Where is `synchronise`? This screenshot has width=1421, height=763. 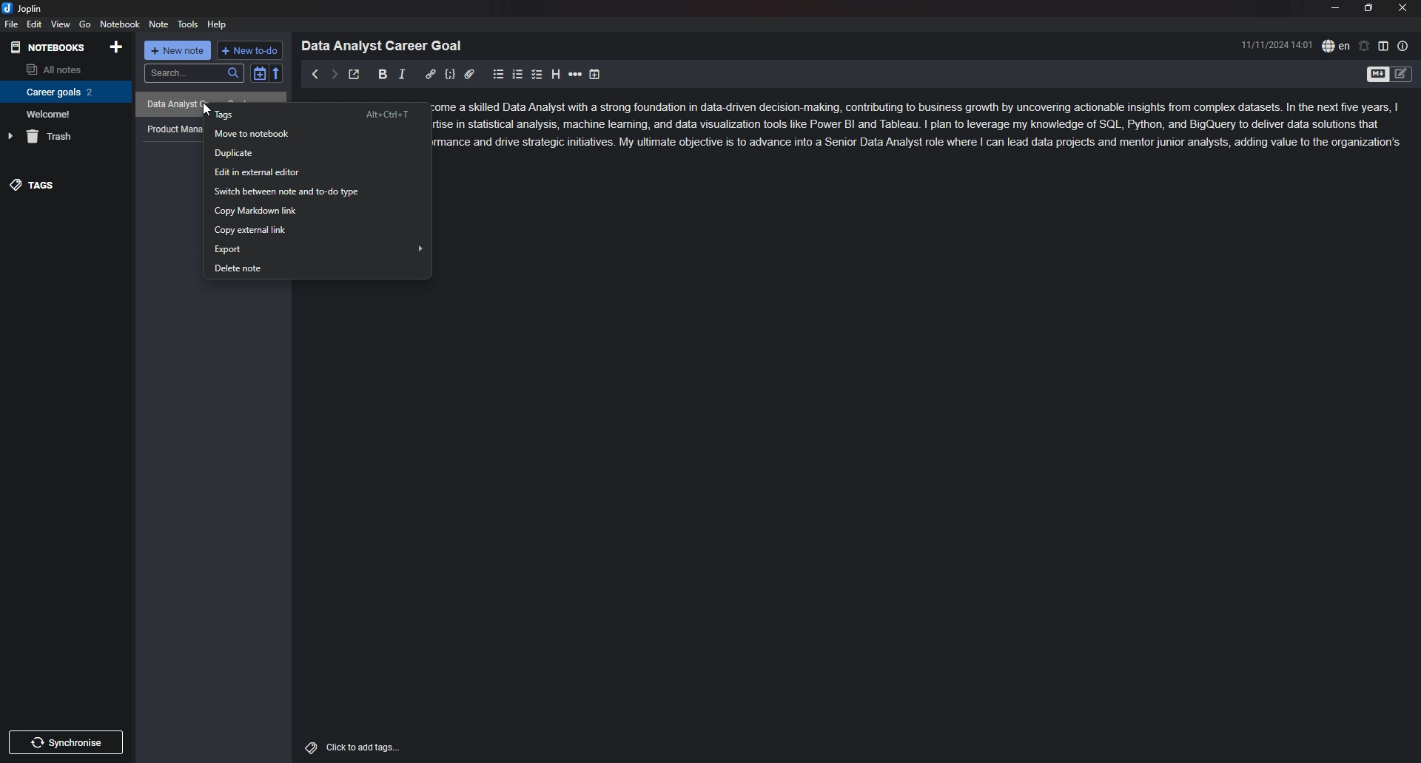 synchronise is located at coordinates (70, 743).